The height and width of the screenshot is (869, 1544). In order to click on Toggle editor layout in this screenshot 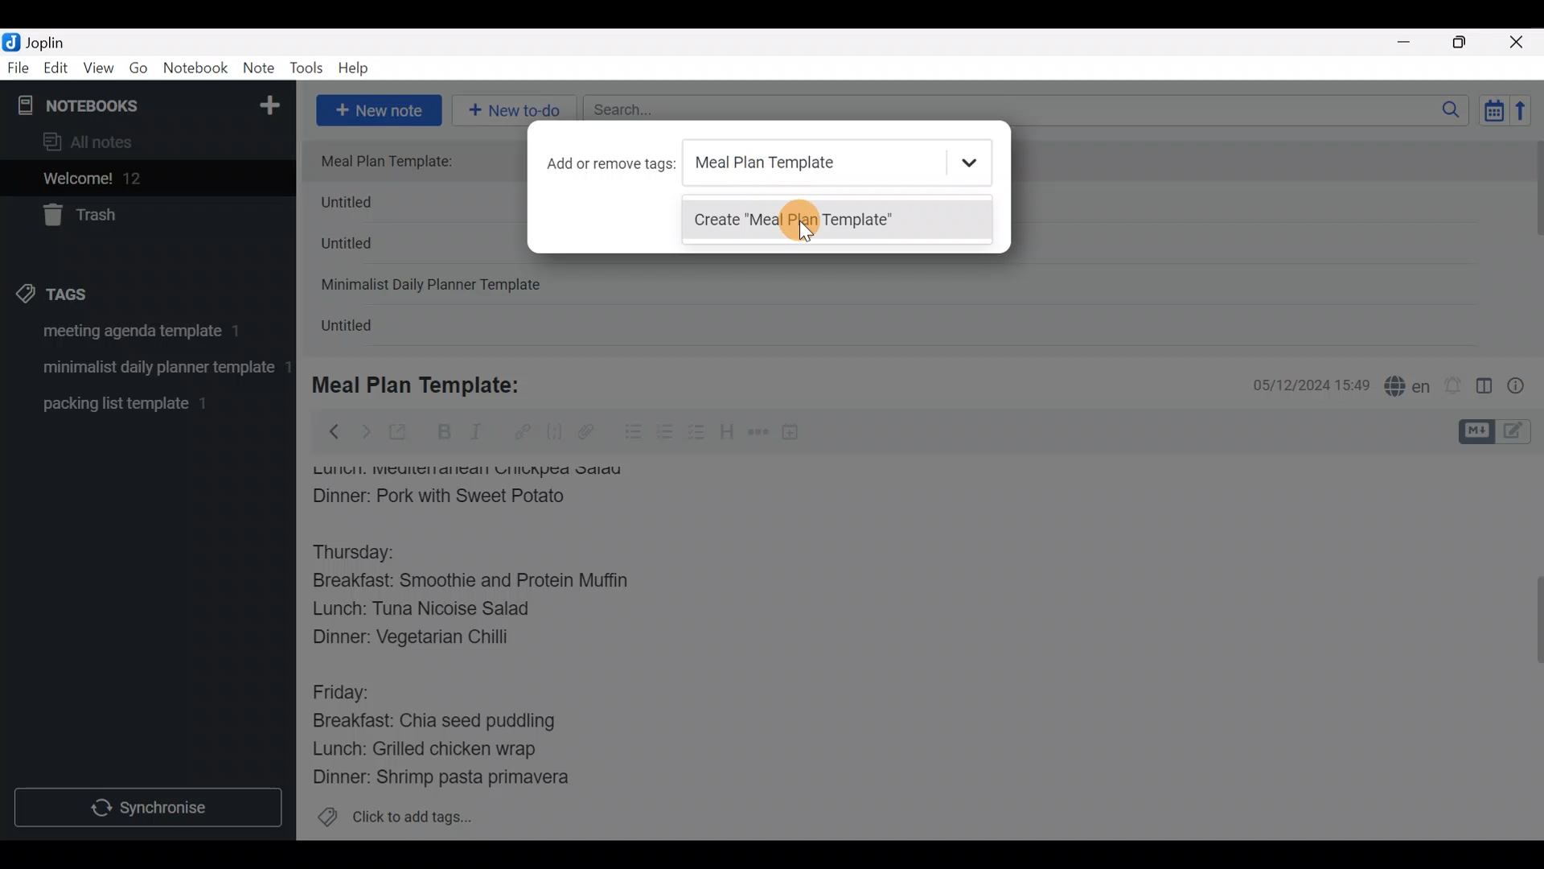, I will do `click(1485, 388)`.